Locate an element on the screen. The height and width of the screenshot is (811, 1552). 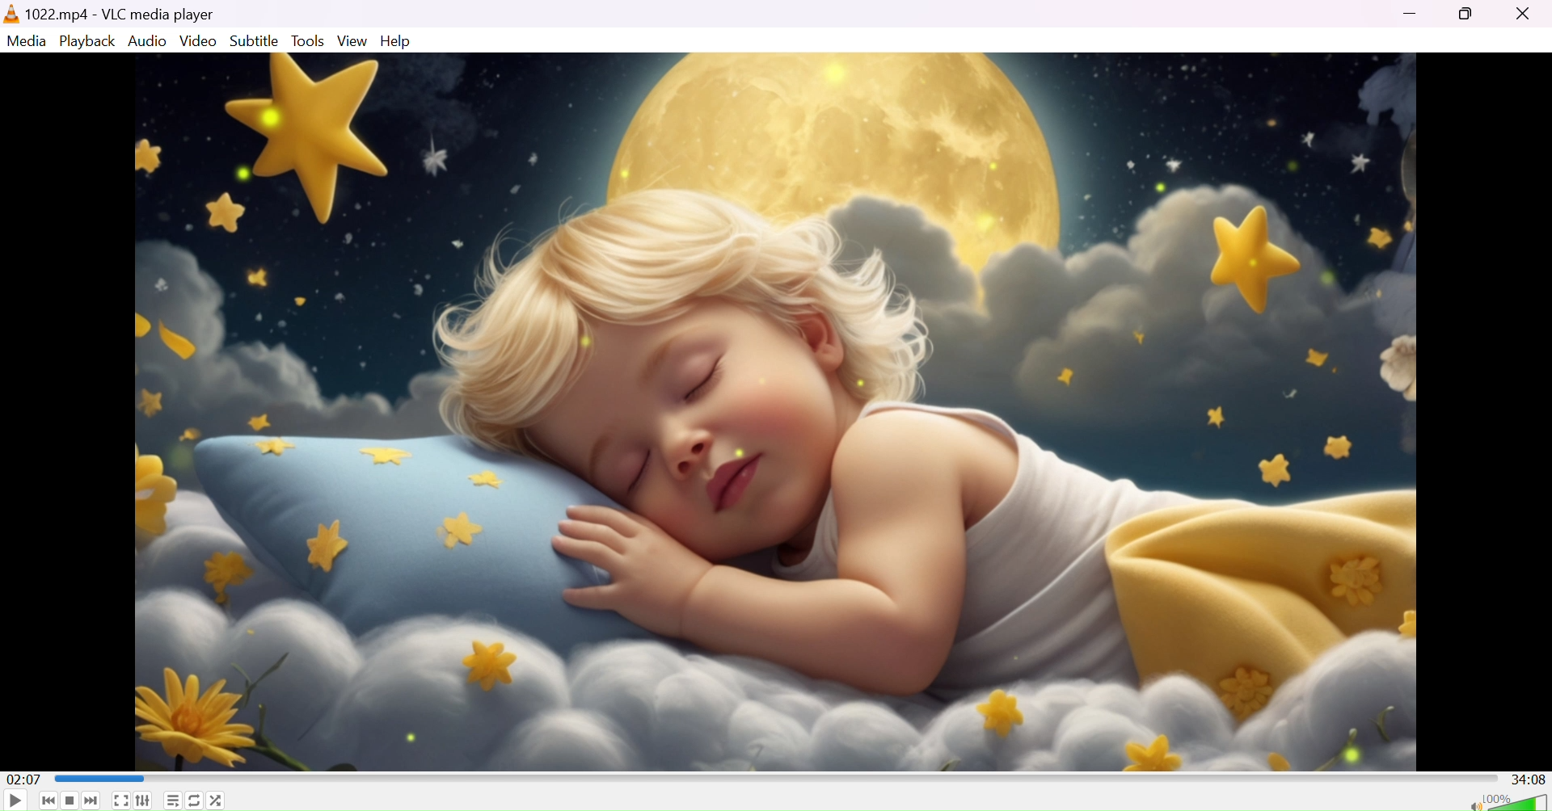
Restore down is located at coordinates (1469, 13).